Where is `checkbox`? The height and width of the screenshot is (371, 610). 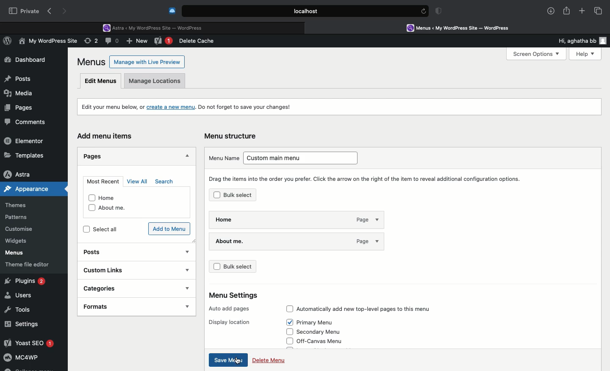 checkbox is located at coordinates (87, 229).